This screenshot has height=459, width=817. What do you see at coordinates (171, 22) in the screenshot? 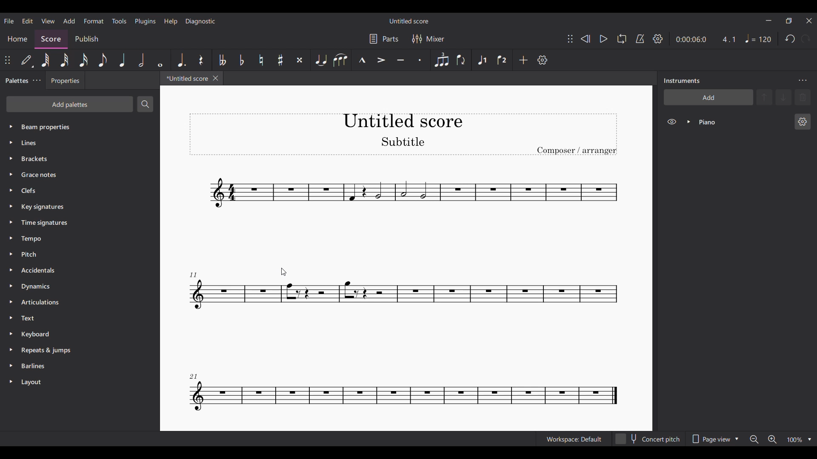
I see `Help menu` at bounding box center [171, 22].